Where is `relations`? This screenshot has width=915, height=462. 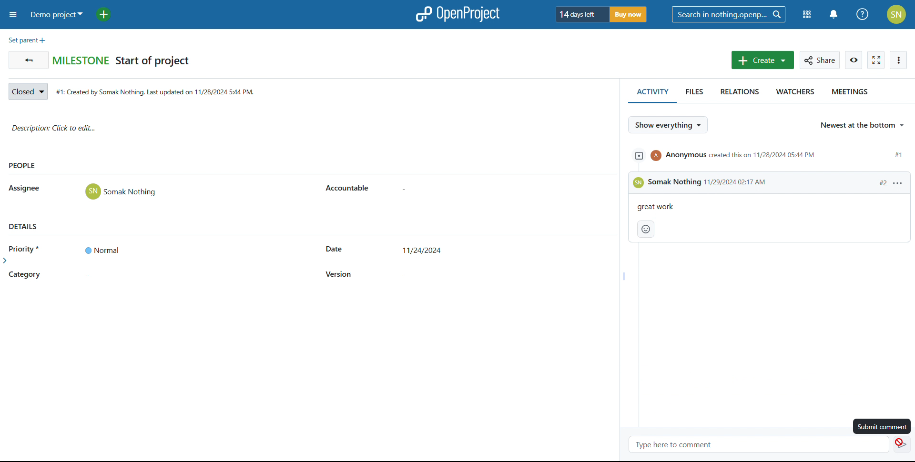
relations is located at coordinates (736, 94).